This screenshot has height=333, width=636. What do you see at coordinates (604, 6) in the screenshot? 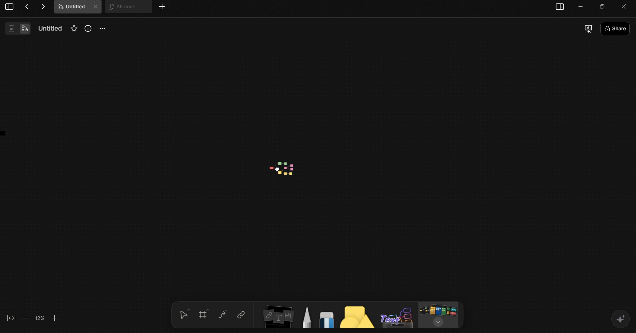
I see `Minimize` at bounding box center [604, 6].